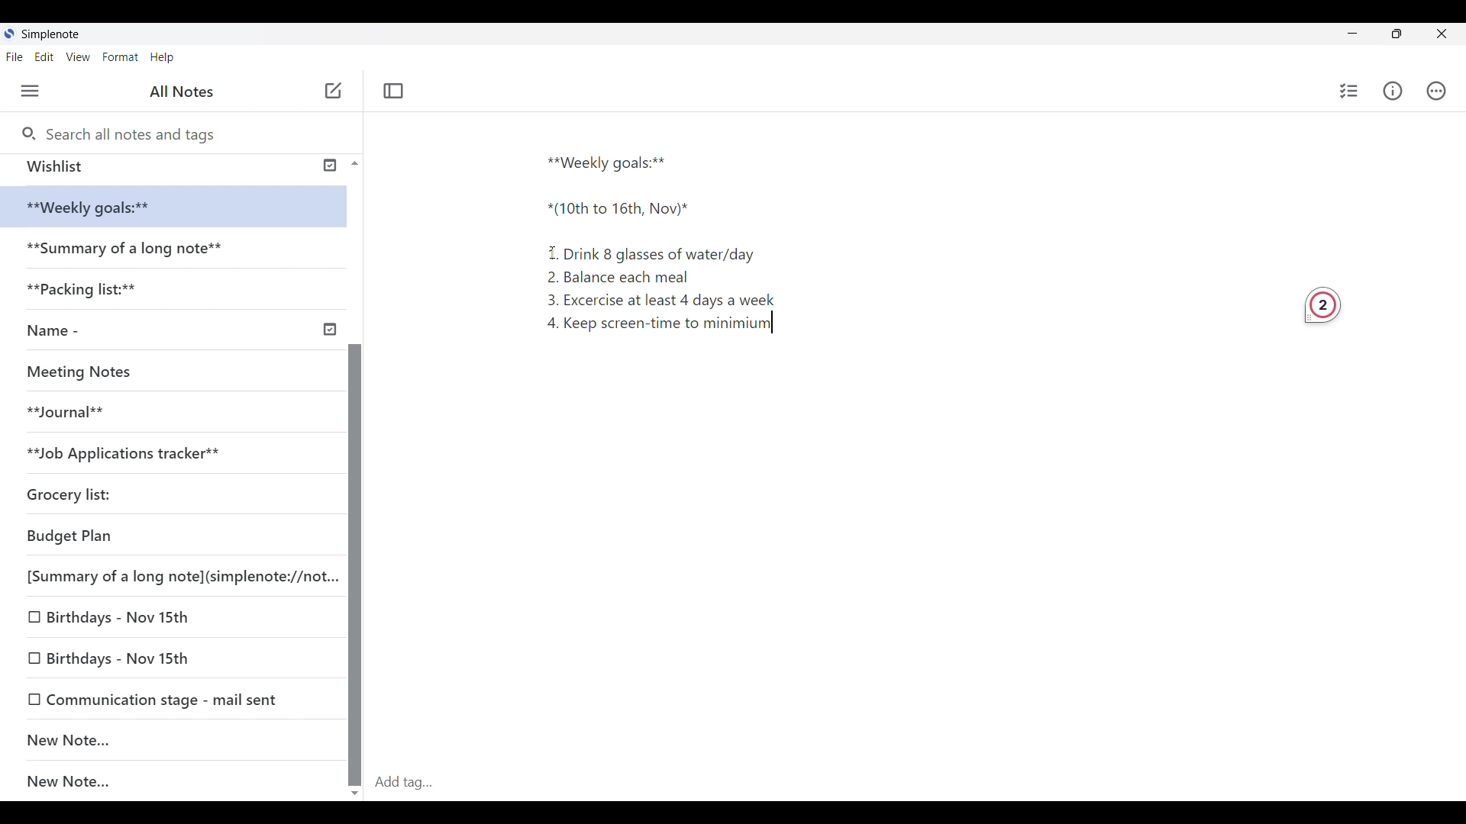 This screenshot has width=1466, height=824. What do you see at coordinates (52, 34) in the screenshot?
I see `Simple note` at bounding box center [52, 34].